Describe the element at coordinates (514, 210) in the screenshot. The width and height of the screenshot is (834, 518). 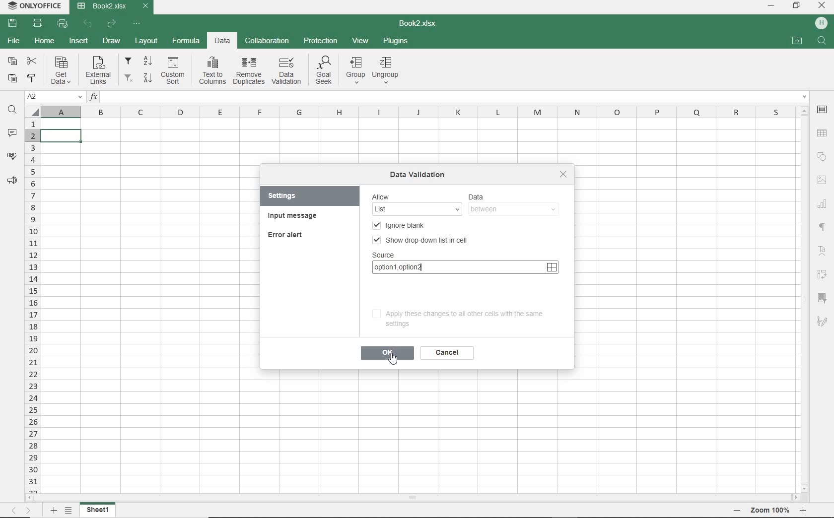
I see `BETWEEN` at that location.